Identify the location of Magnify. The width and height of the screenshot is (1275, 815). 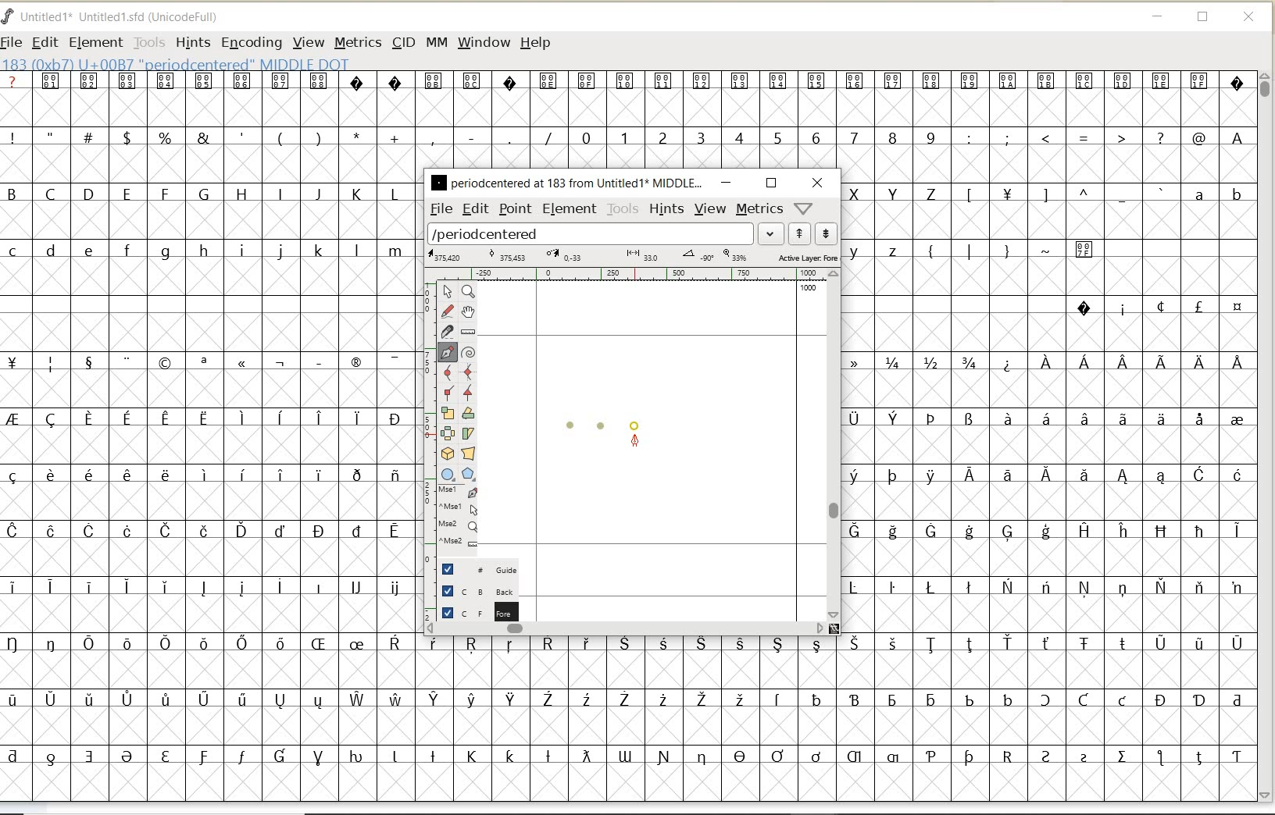
(468, 292).